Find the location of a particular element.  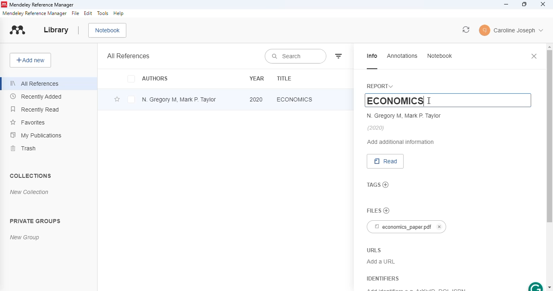

logo is located at coordinates (4, 4).